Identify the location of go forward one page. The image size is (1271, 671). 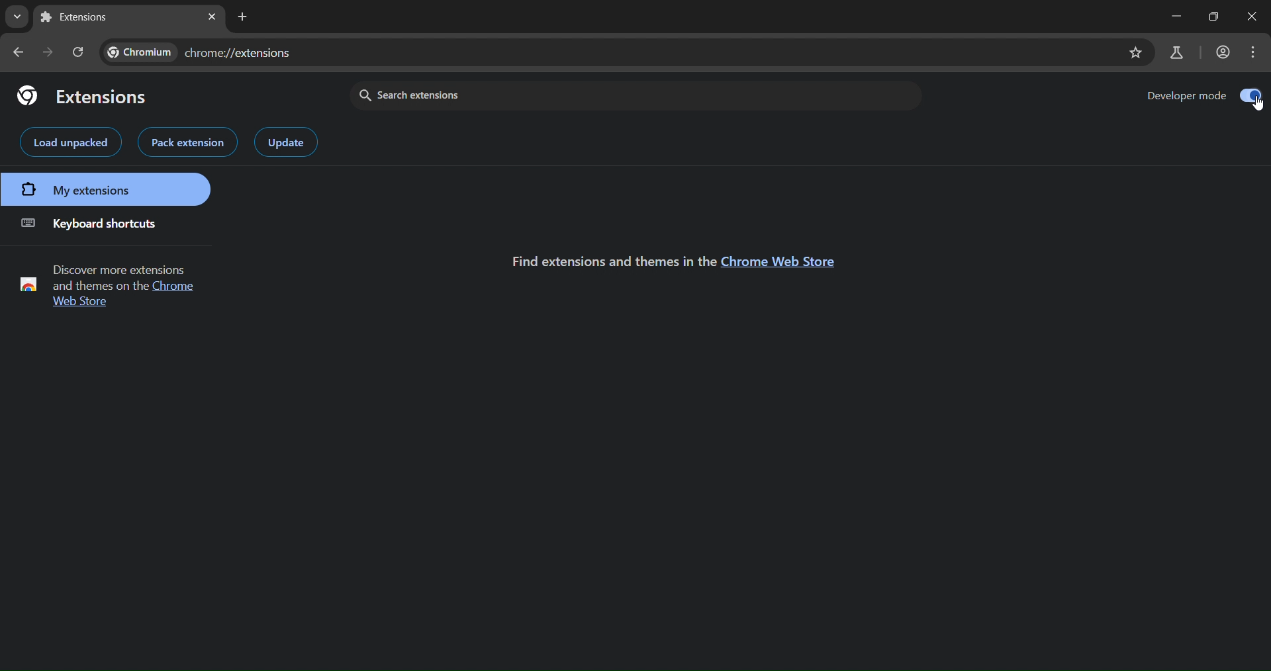
(49, 51).